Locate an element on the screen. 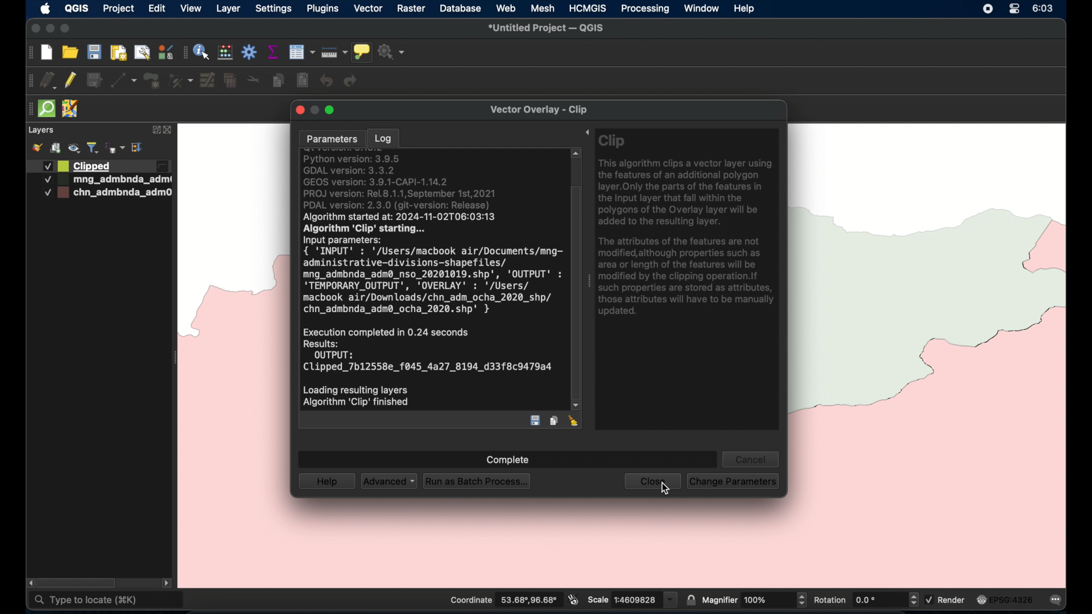 The width and height of the screenshot is (1092, 614). control center is located at coordinates (1014, 9).